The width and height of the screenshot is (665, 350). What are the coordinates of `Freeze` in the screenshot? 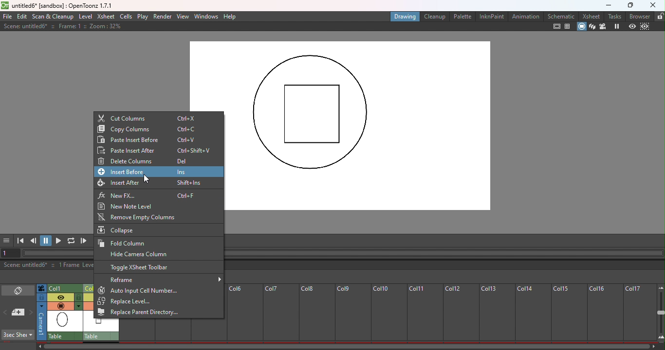 It's located at (617, 27).